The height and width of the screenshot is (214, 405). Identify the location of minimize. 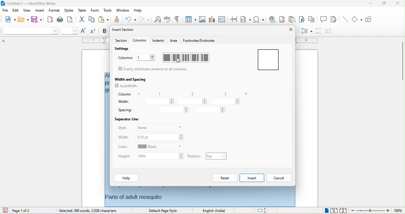
(369, 4).